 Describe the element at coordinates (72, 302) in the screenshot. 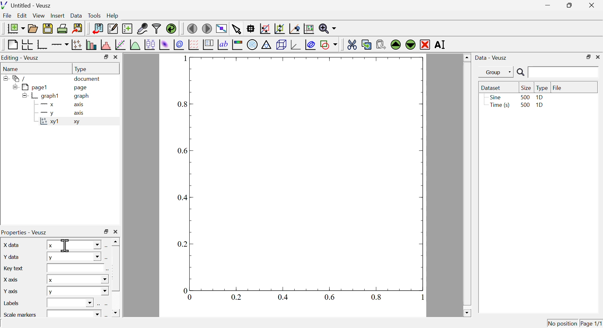

I see `text box` at that location.